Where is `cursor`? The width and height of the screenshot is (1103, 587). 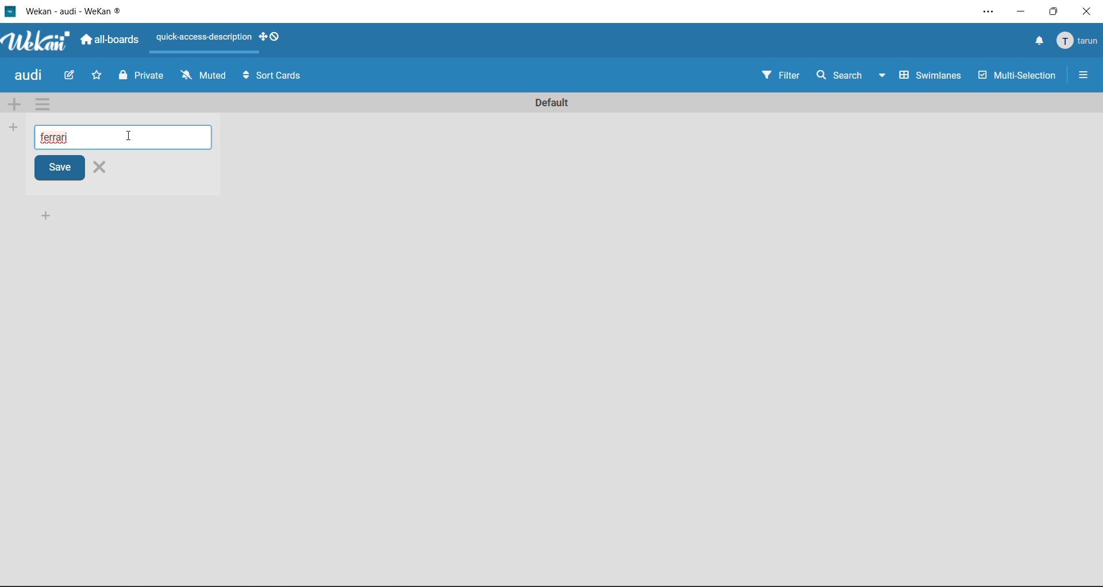
cursor is located at coordinates (136, 136).